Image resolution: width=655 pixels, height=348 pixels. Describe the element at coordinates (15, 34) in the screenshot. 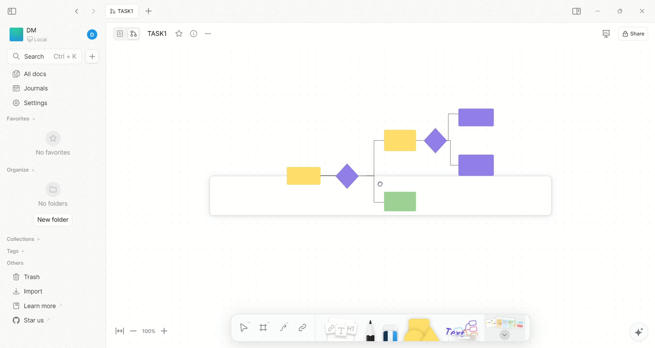

I see `logo` at that location.